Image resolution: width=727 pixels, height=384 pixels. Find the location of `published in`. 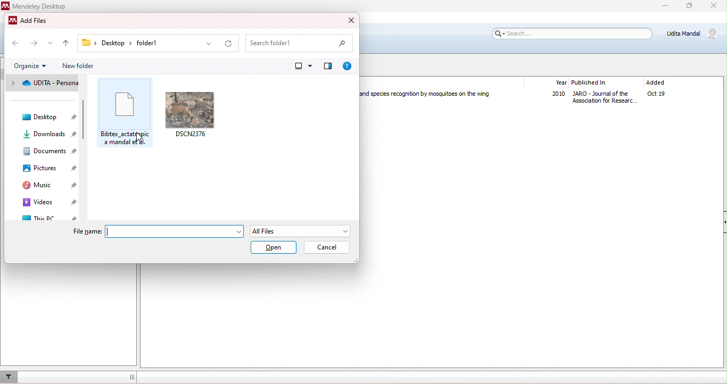

published in is located at coordinates (592, 83).